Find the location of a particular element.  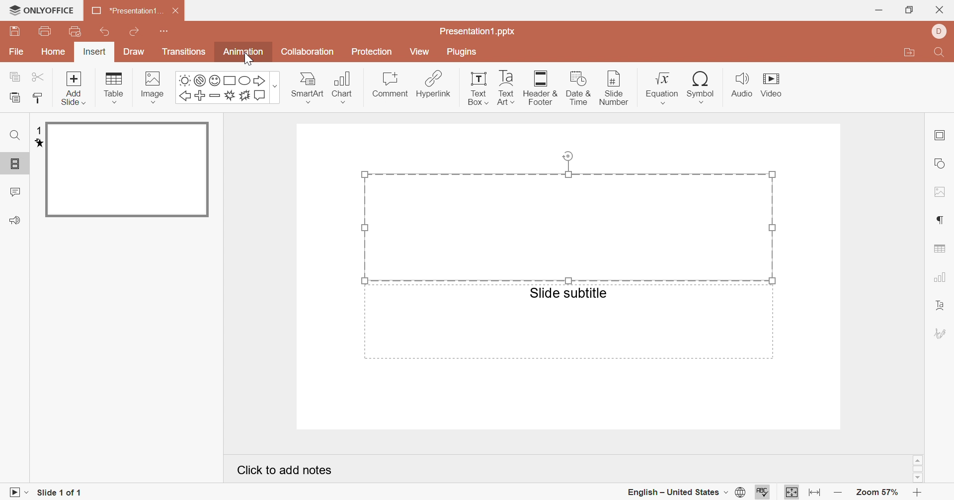

smile is located at coordinates (215, 81).